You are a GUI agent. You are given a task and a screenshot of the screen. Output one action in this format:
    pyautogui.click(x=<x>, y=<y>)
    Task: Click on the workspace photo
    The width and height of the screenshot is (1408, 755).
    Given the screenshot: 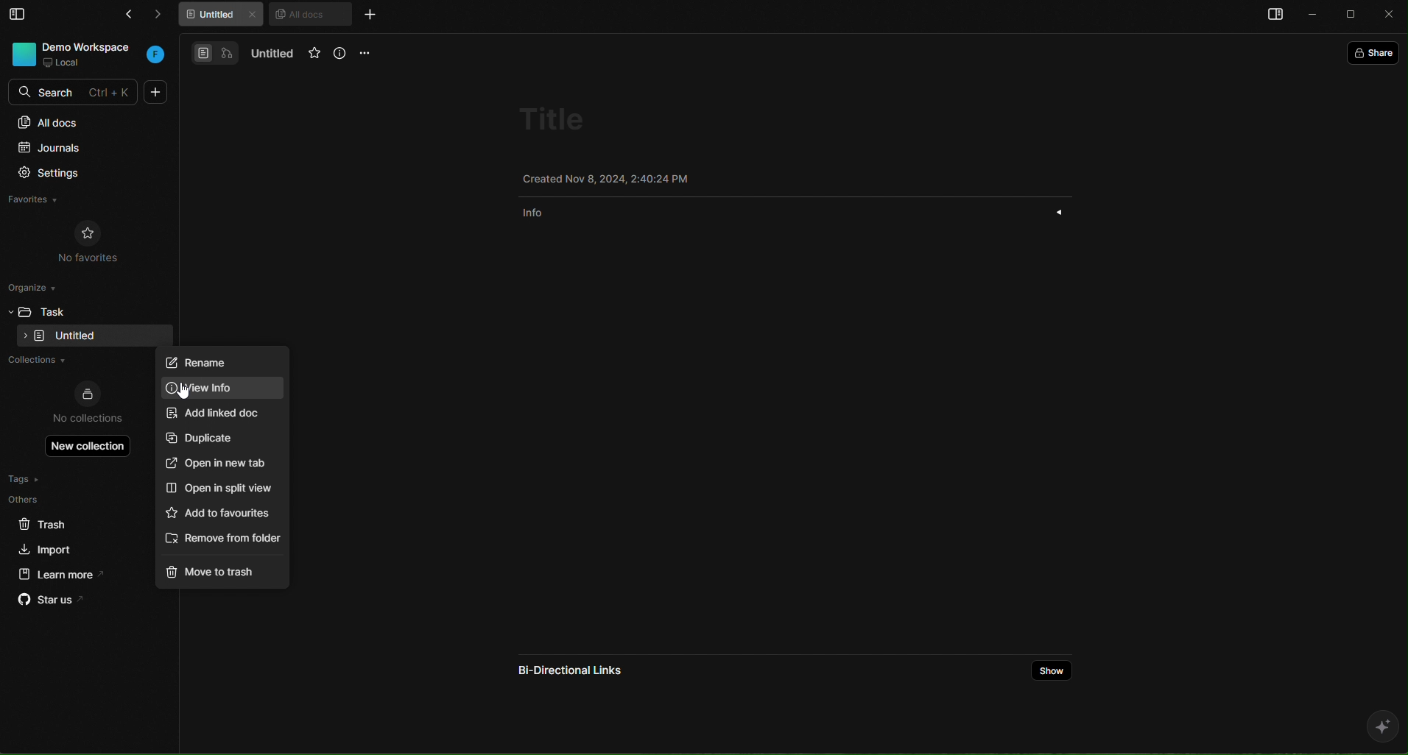 What is the action you would take?
    pyautogui.click(x=22, y=53)
    